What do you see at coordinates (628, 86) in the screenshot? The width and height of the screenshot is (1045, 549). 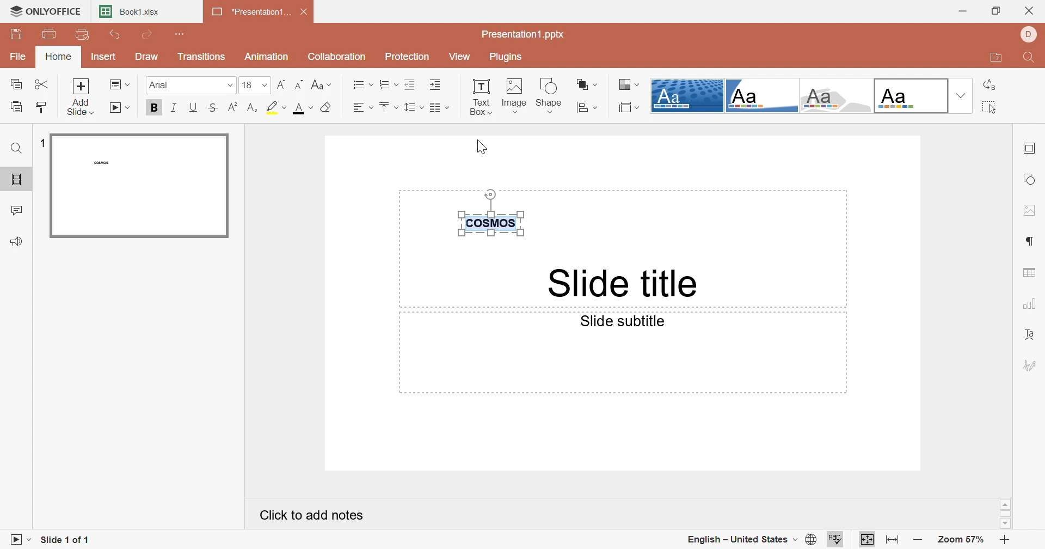 I see `Select color theme` at bounding box center [628, 86].